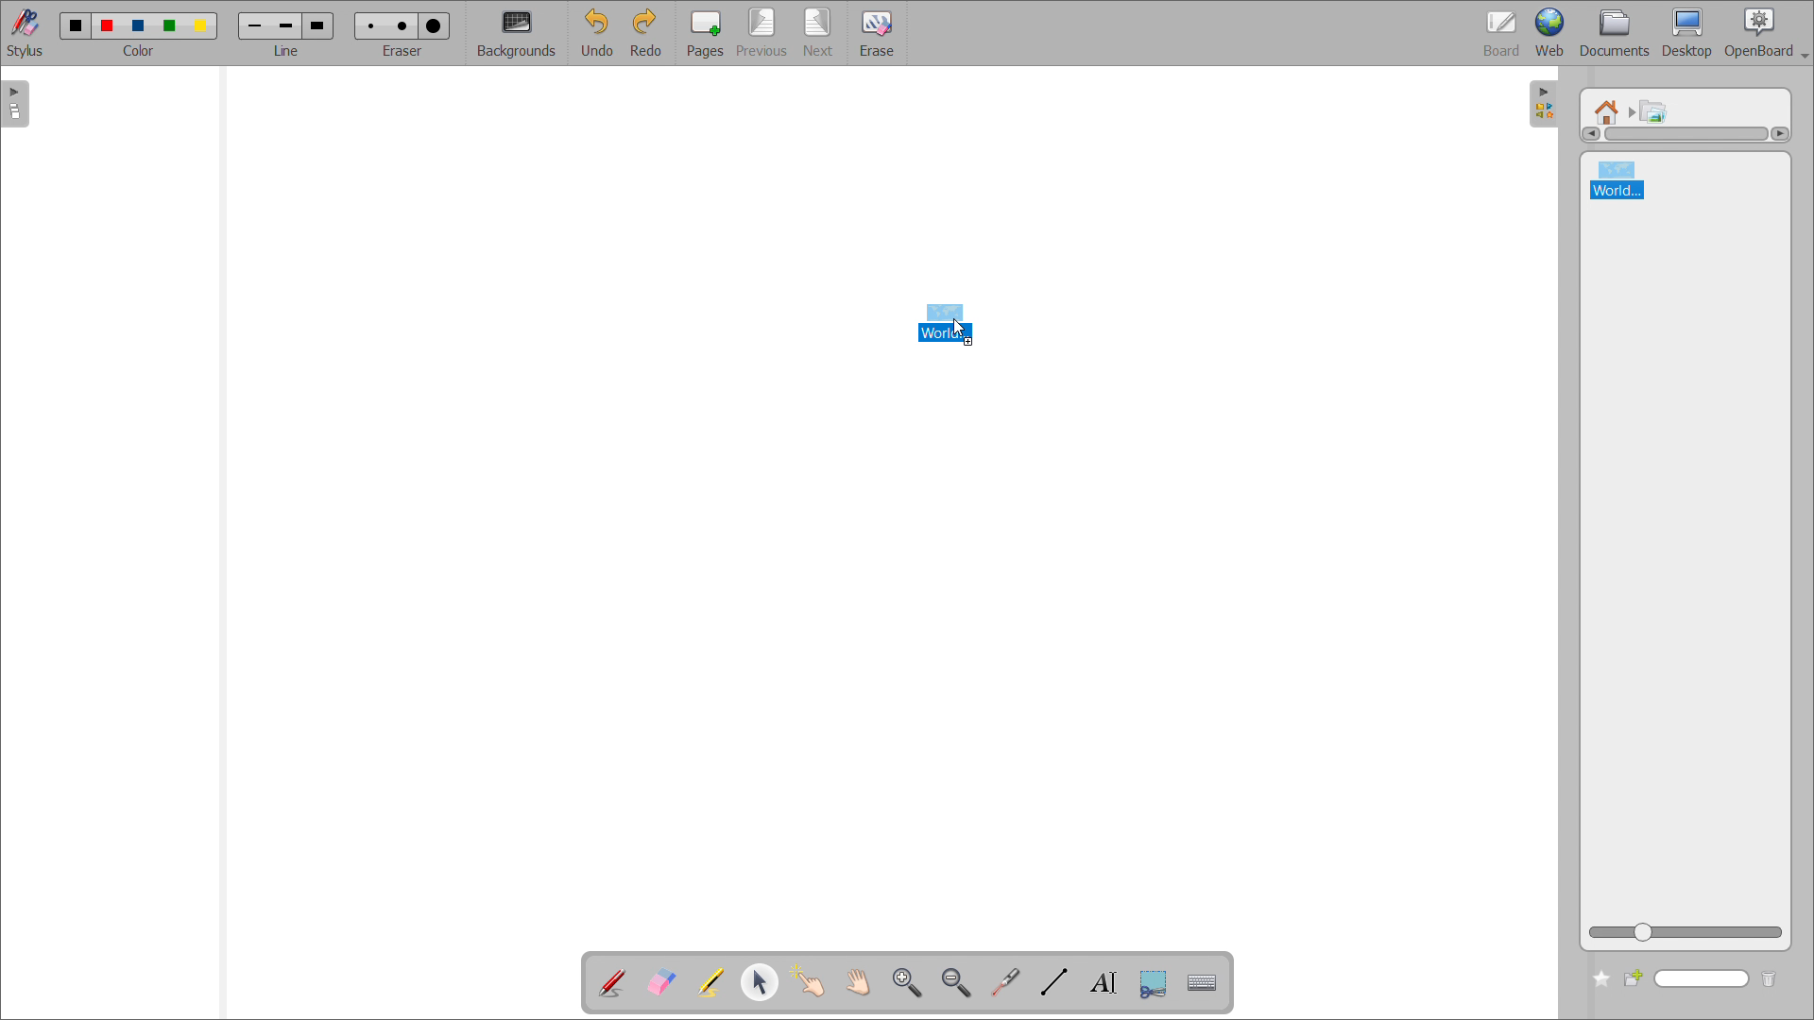 The image size is (1814, 1020). I want to click on capture part of the screen, so click(1155, 982).